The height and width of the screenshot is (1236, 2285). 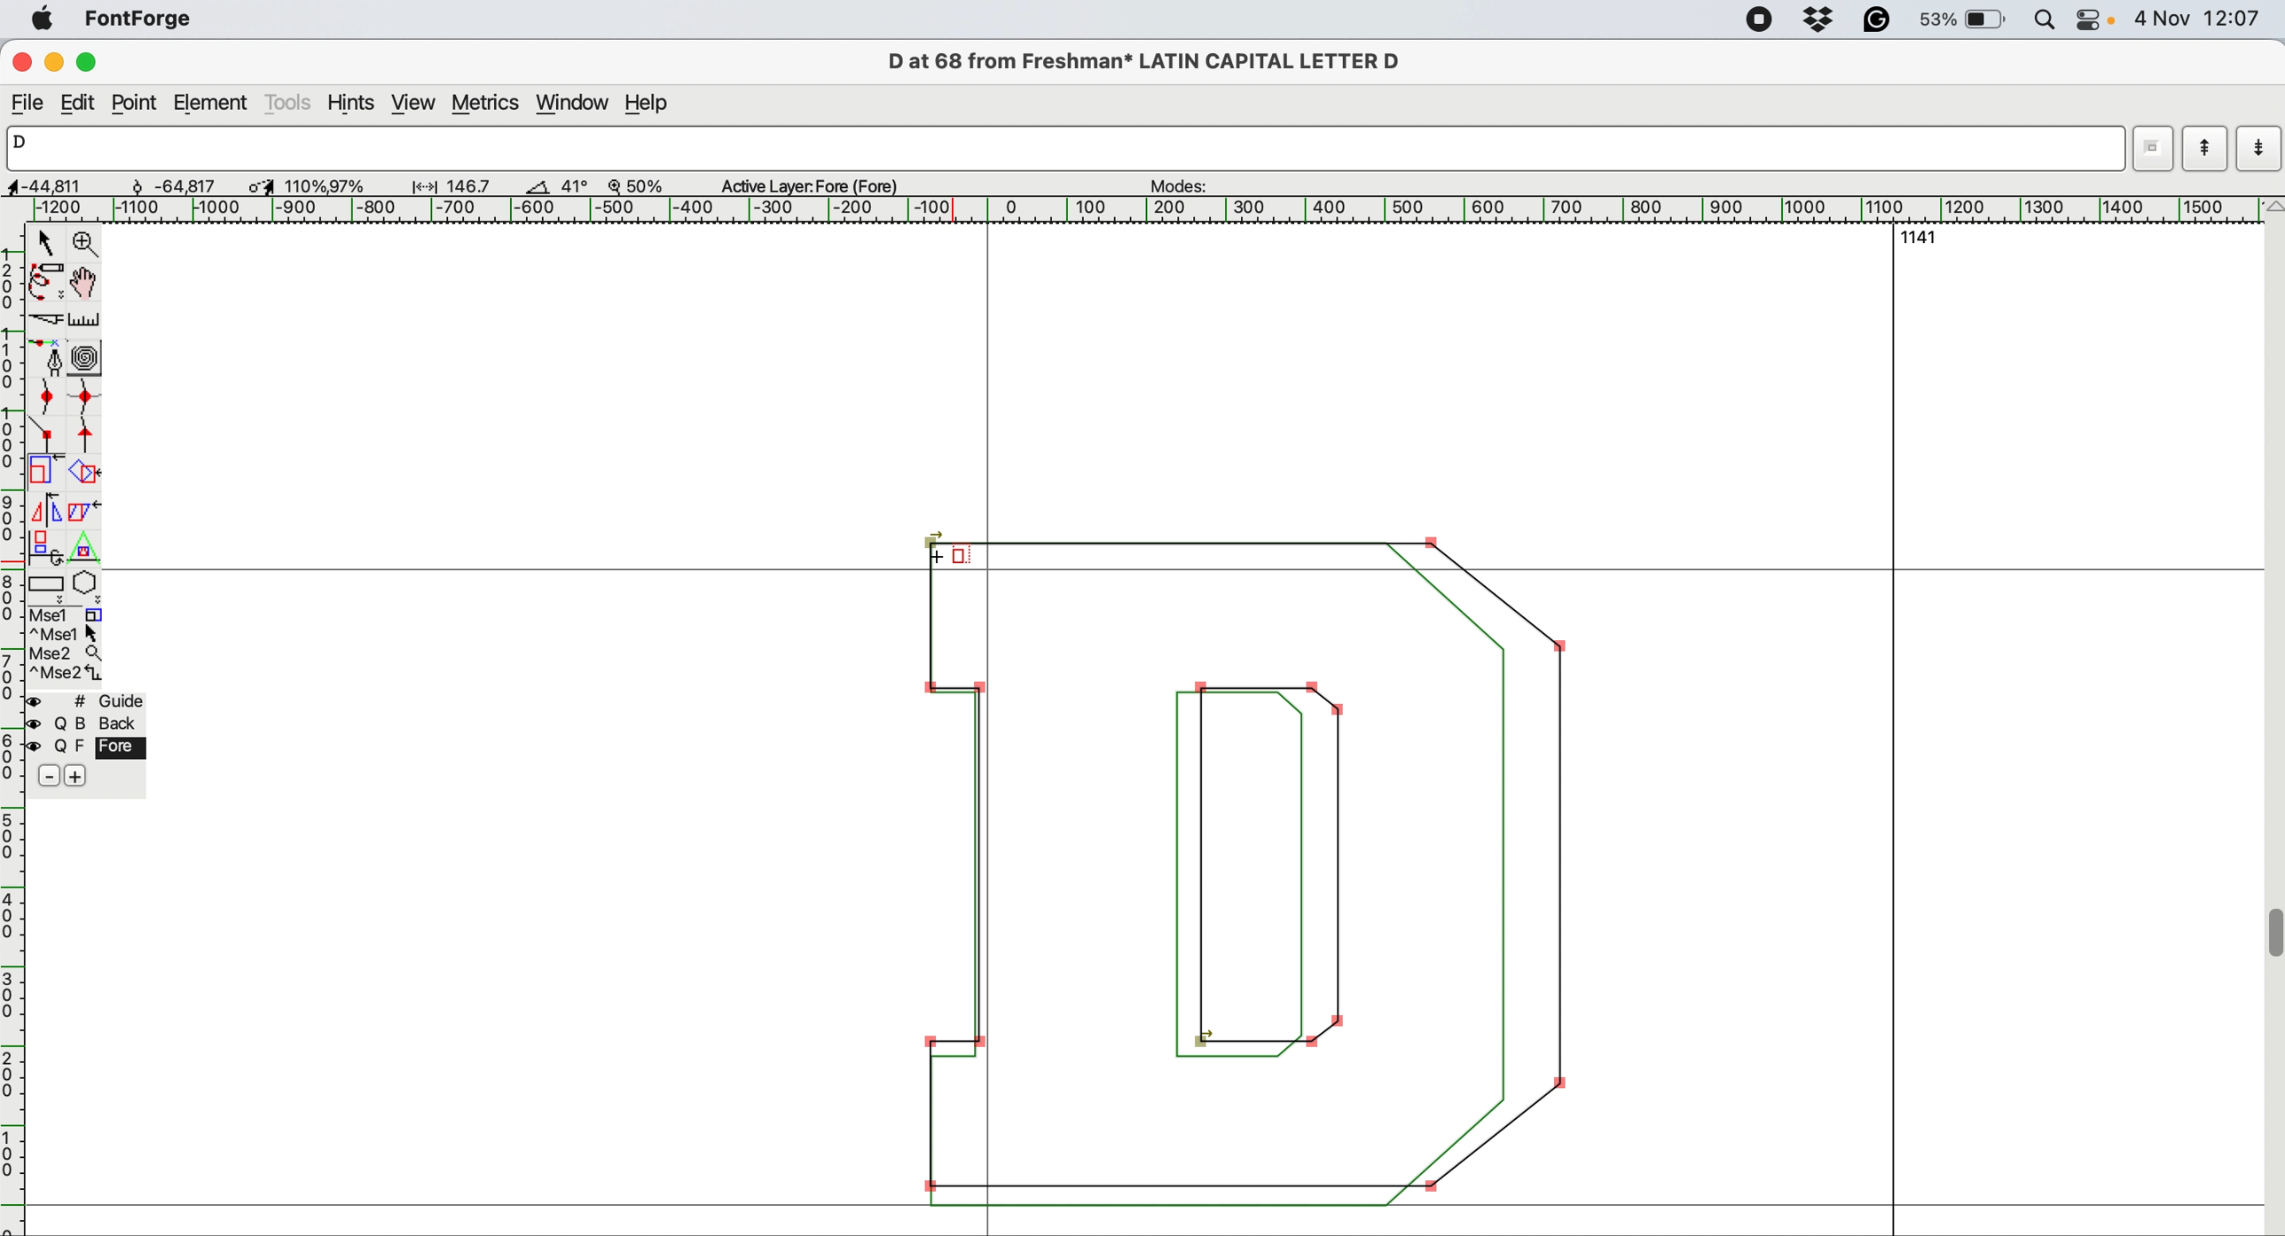 What do you see at coordinates (575, 105) in the screenshot?
I see `window` at bounding box center [575, 105].